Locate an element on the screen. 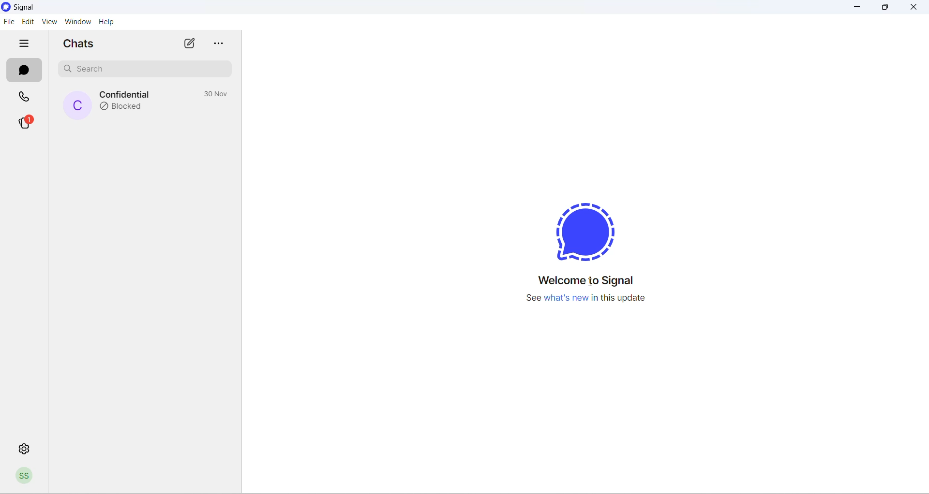 The image size is (929, 494). profile is located at coordinates (25, 477).